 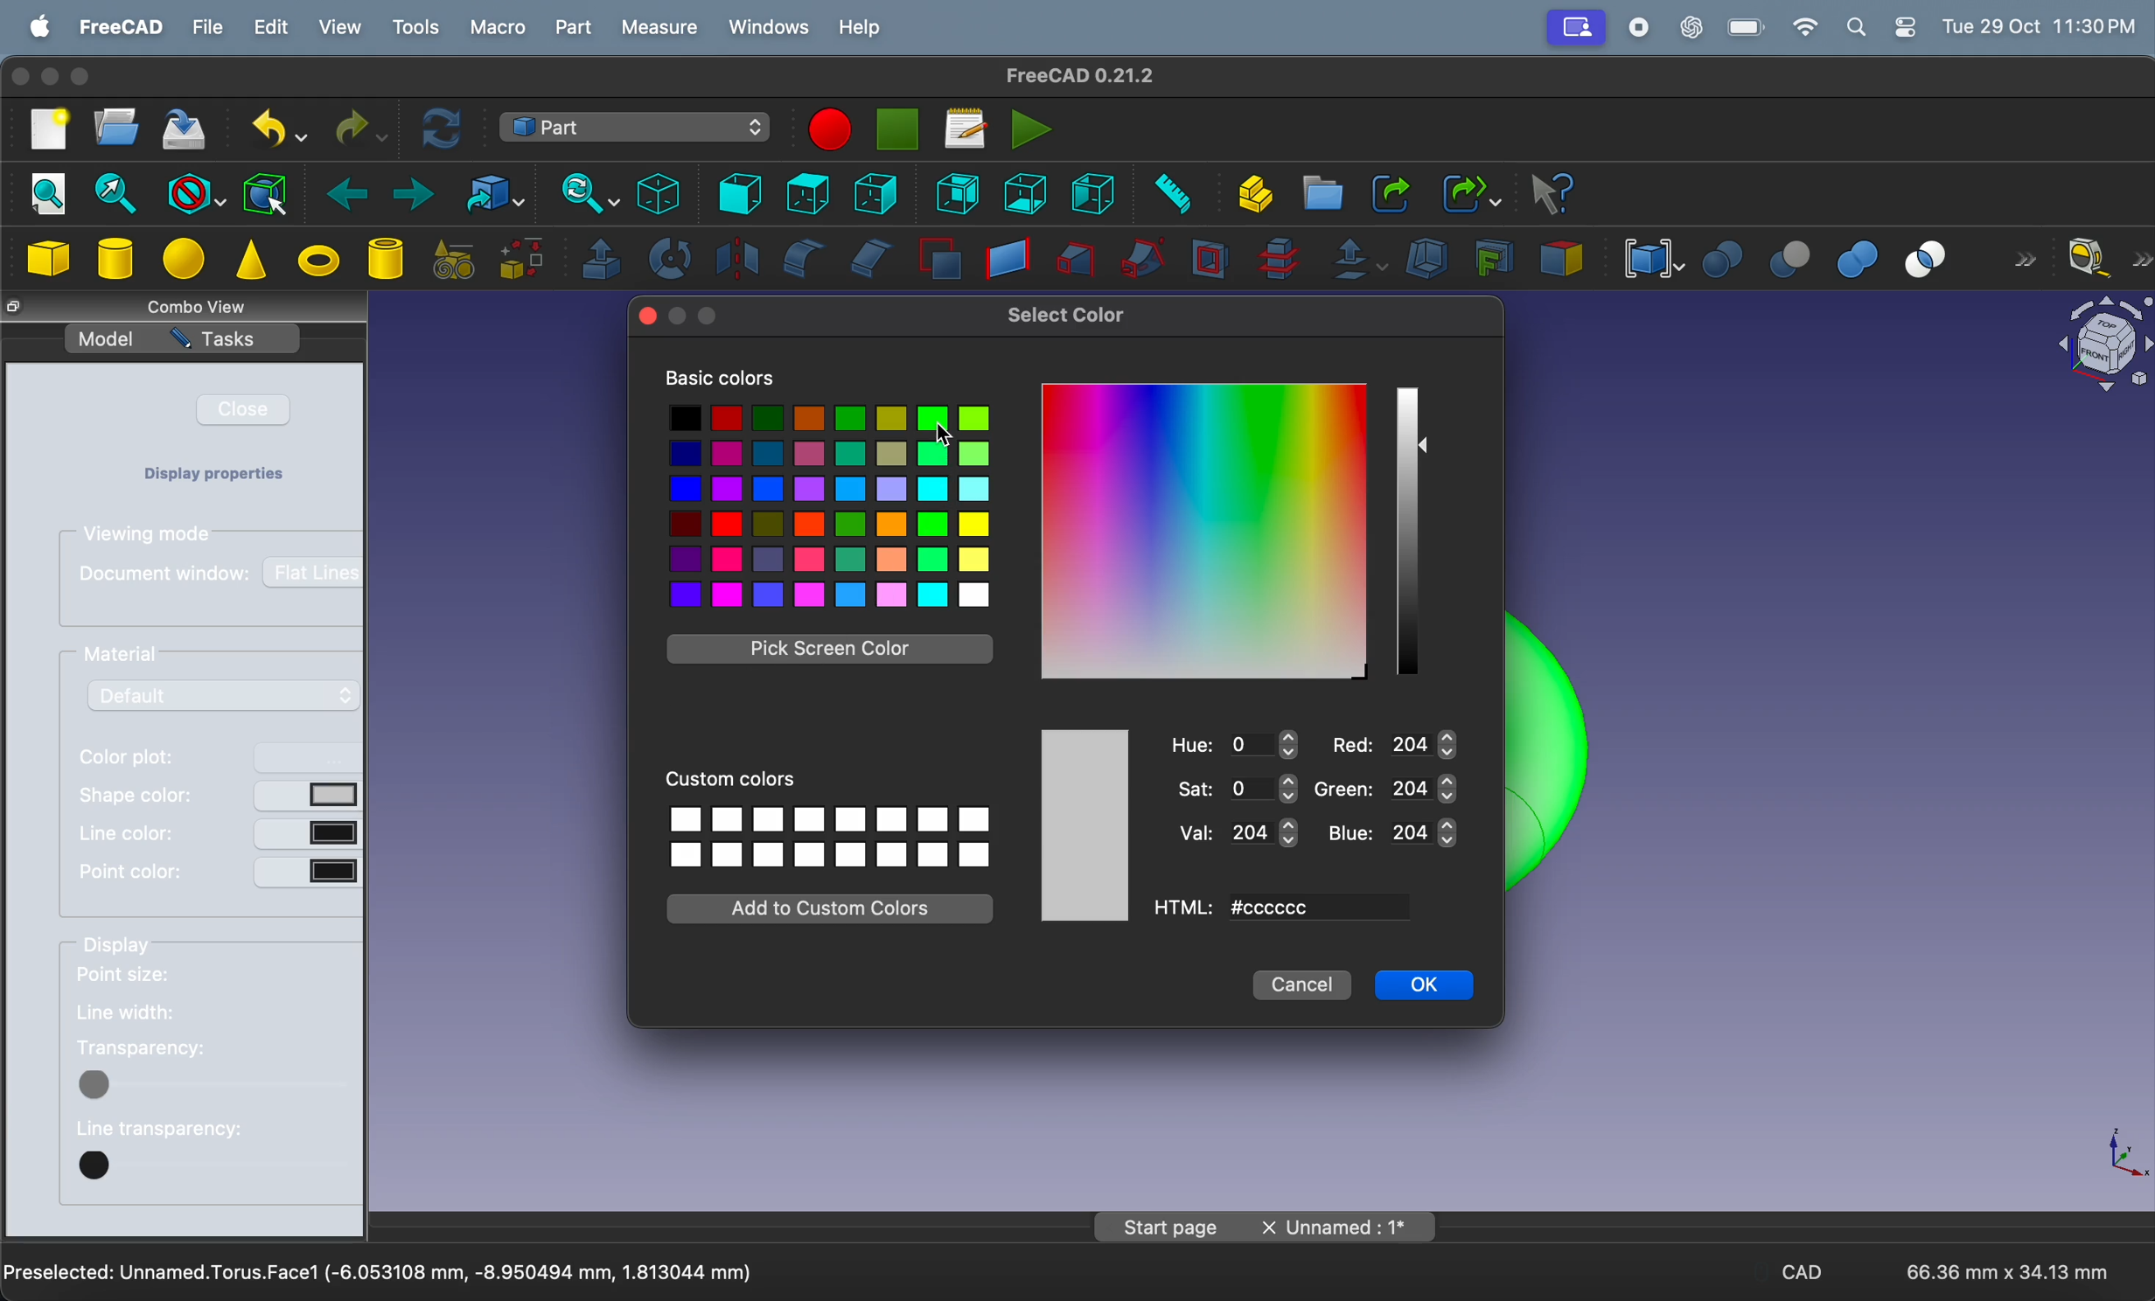 I want to click on colors, so click(x=833, y=504).